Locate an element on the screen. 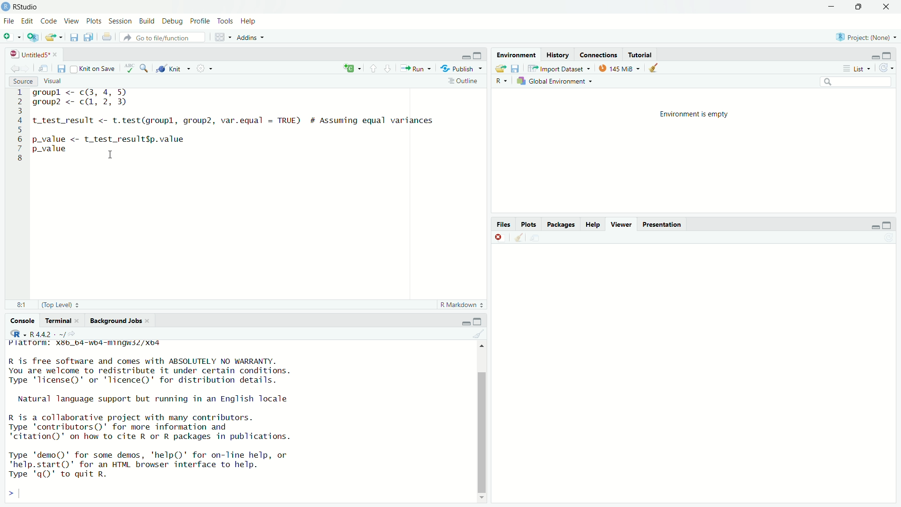  cursor is located at coordinates (113, 154).